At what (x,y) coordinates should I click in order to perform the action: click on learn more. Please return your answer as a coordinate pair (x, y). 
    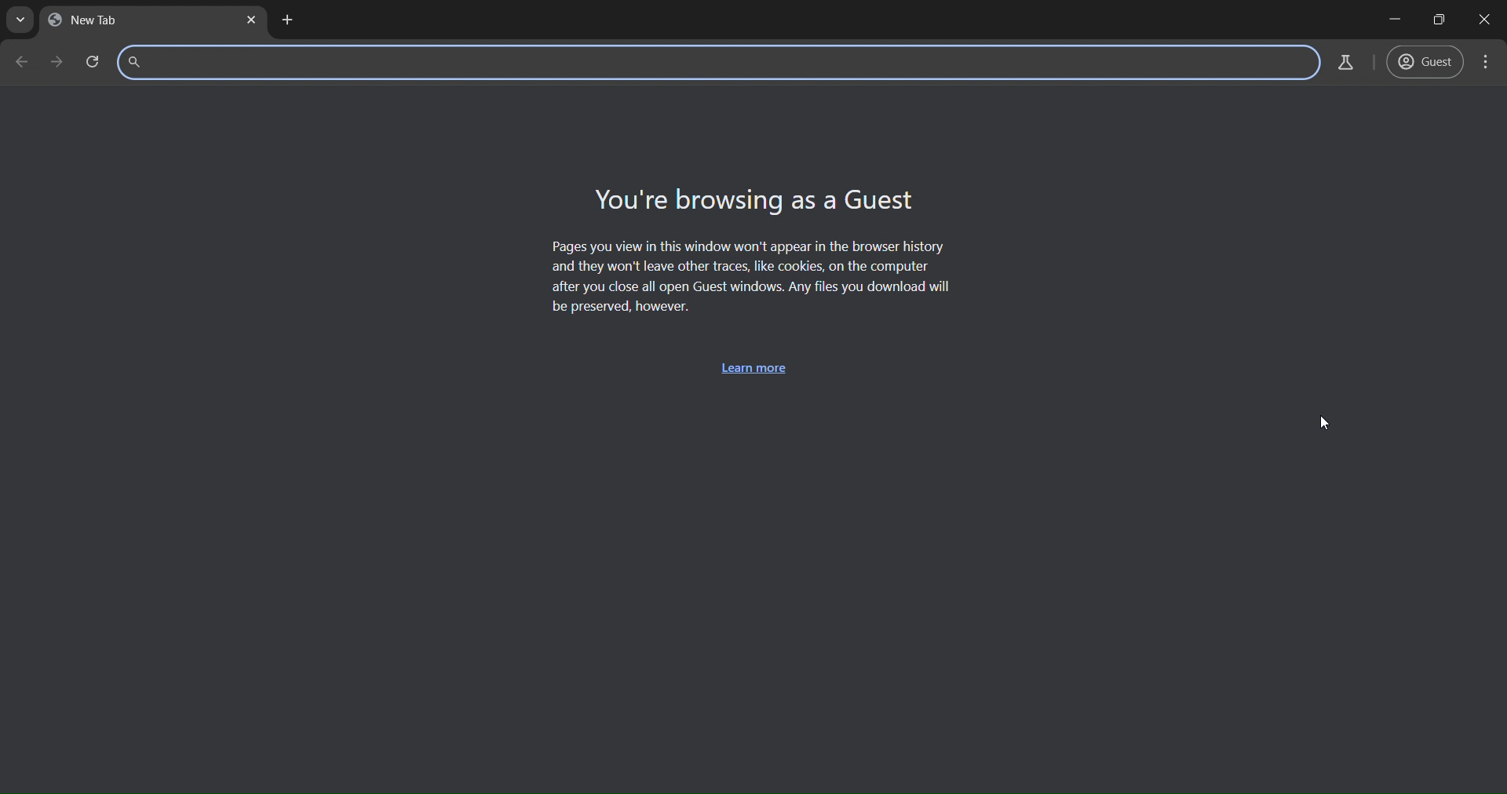
    Looking at the image, I should click on (758, 368).